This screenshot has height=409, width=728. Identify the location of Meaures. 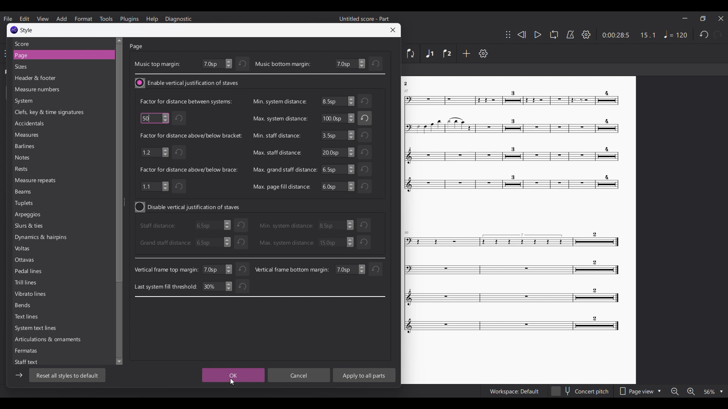
(46, 136).